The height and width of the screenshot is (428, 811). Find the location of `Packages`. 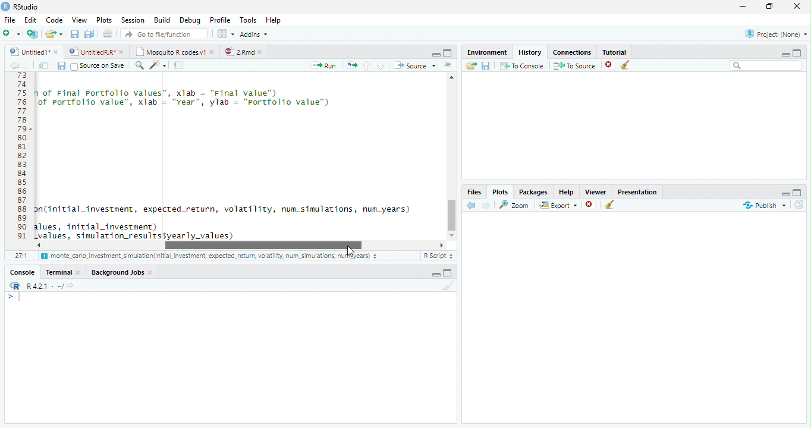

Packages is located at coordinates (533, 191).